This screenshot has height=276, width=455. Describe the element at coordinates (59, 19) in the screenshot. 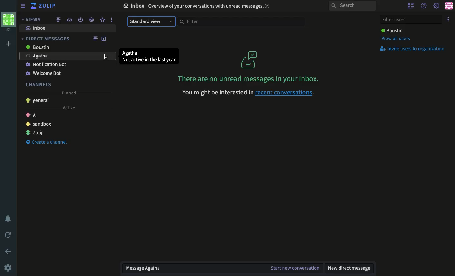

I see `Feed` at that location.